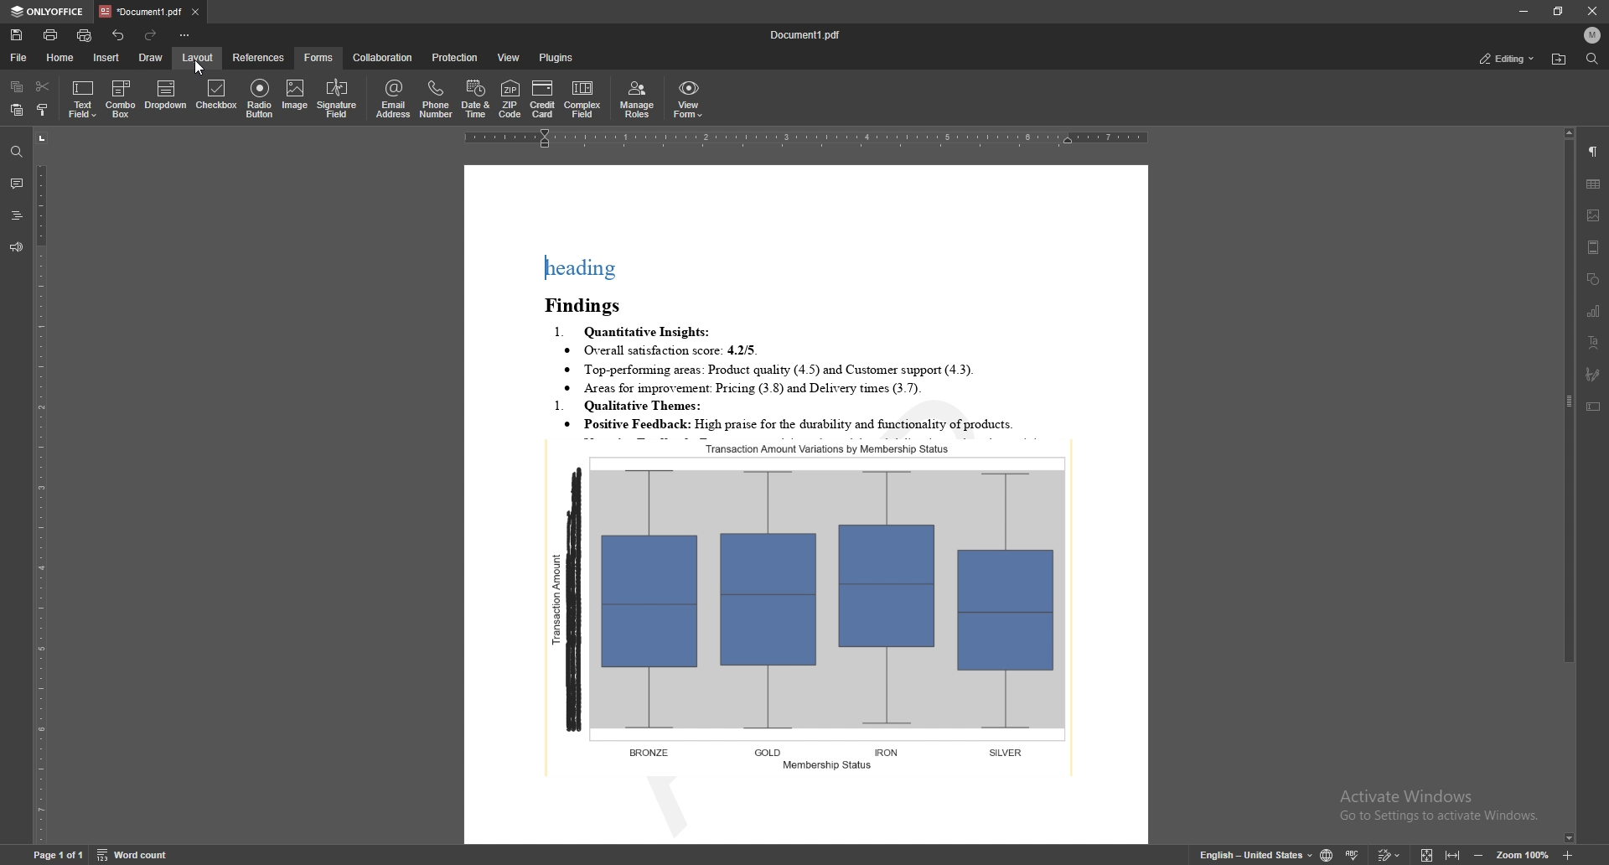 This screenshot has width=1609, height=865. What do you see at coordinates (1593, 59) in the screenshot?
I see `find` at bounding box center [1593, 59].